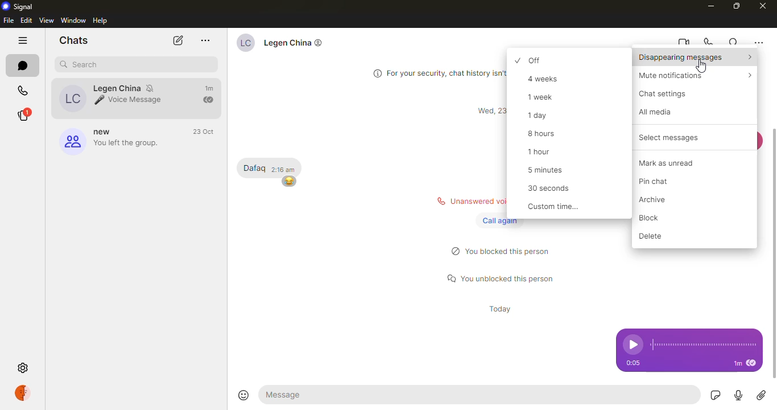  What do you see at coordinates (630, 345) in the screenshot?
I see `play` at bounding box center [630, 345].